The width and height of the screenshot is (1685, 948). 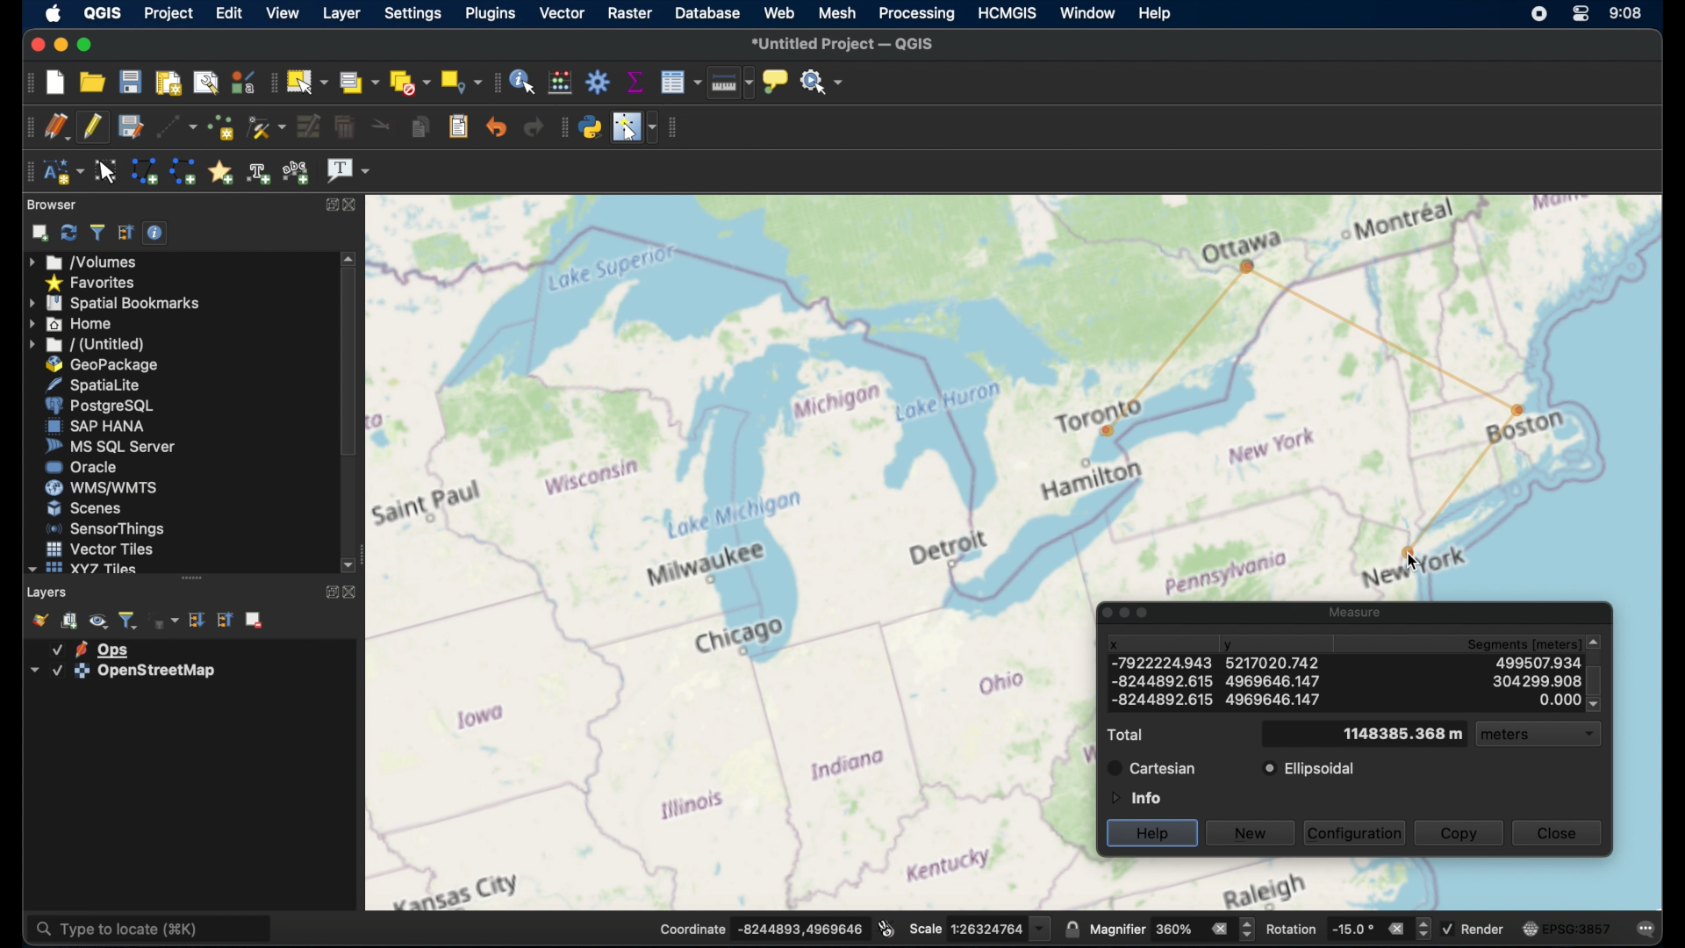 I want to click on x, so click(x=1115, y=644).